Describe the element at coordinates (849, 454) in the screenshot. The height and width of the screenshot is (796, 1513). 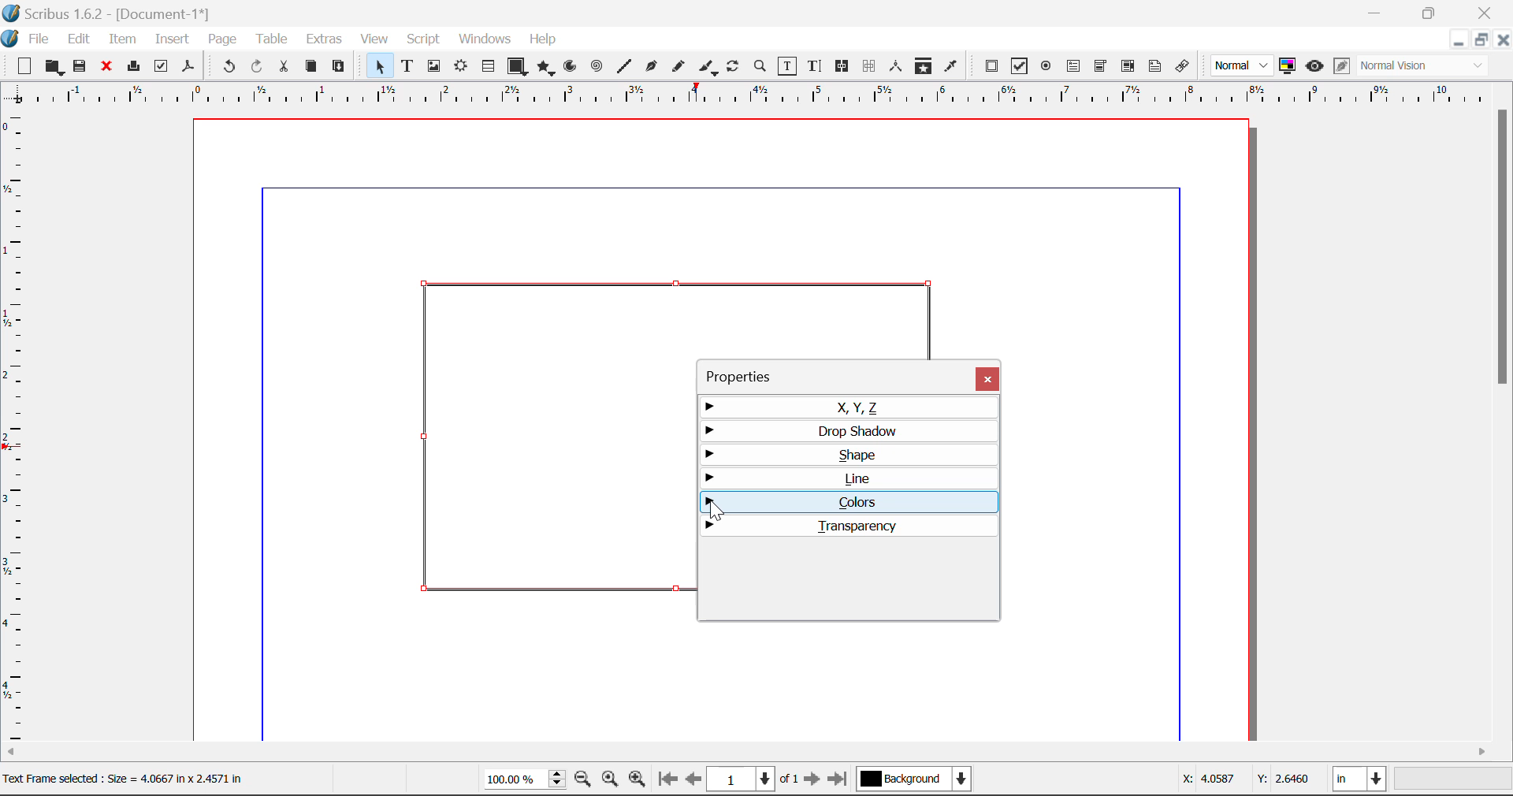
I see `Shape` at that location.